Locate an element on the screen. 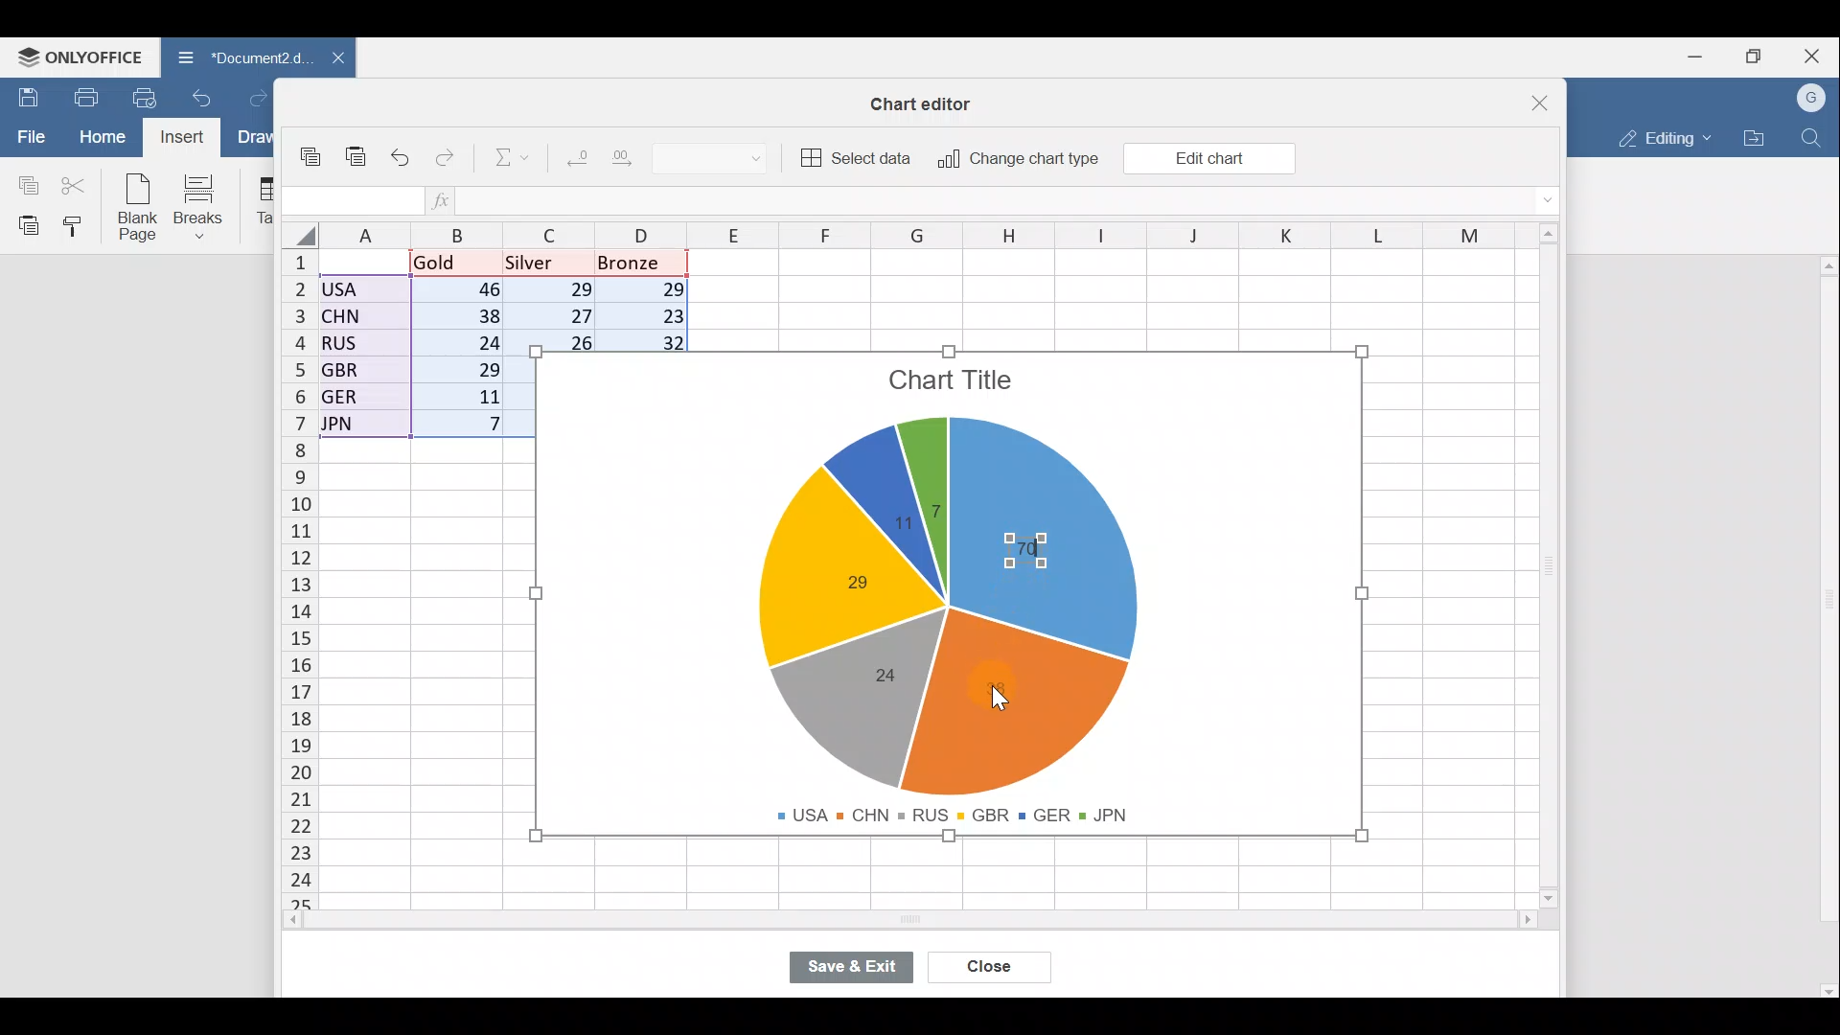 This screenshot has width=1840, height=1035. Redo is located at coordinates (447, 162).